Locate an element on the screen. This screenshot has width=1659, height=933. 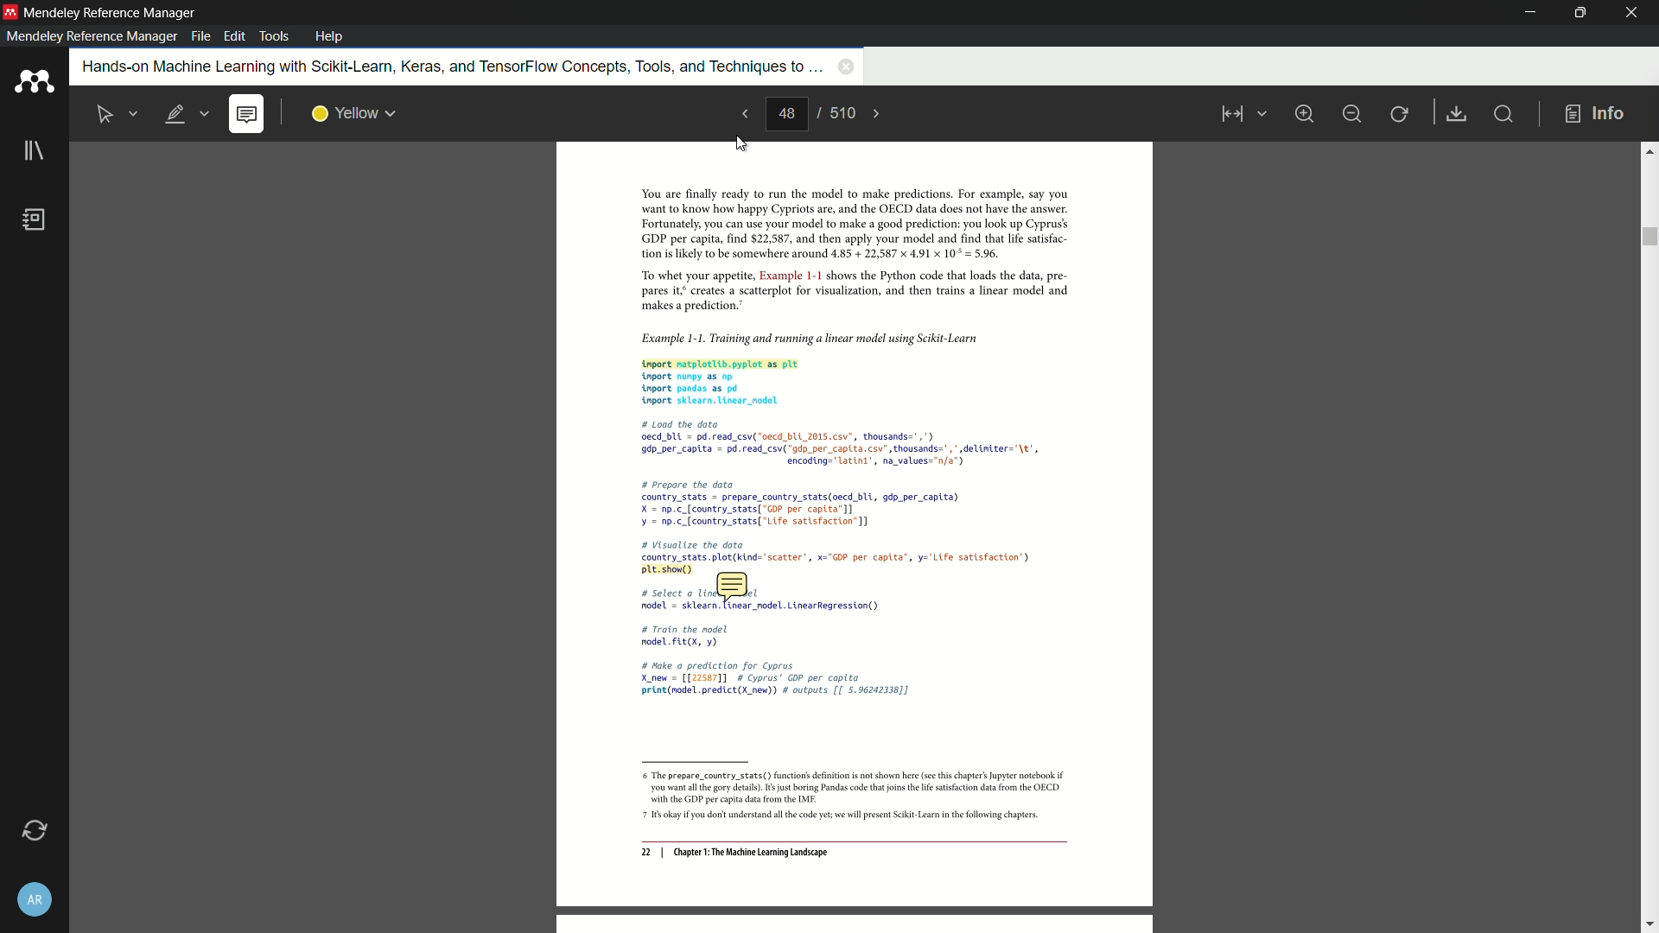
add note is located at coordinates (245, 115).